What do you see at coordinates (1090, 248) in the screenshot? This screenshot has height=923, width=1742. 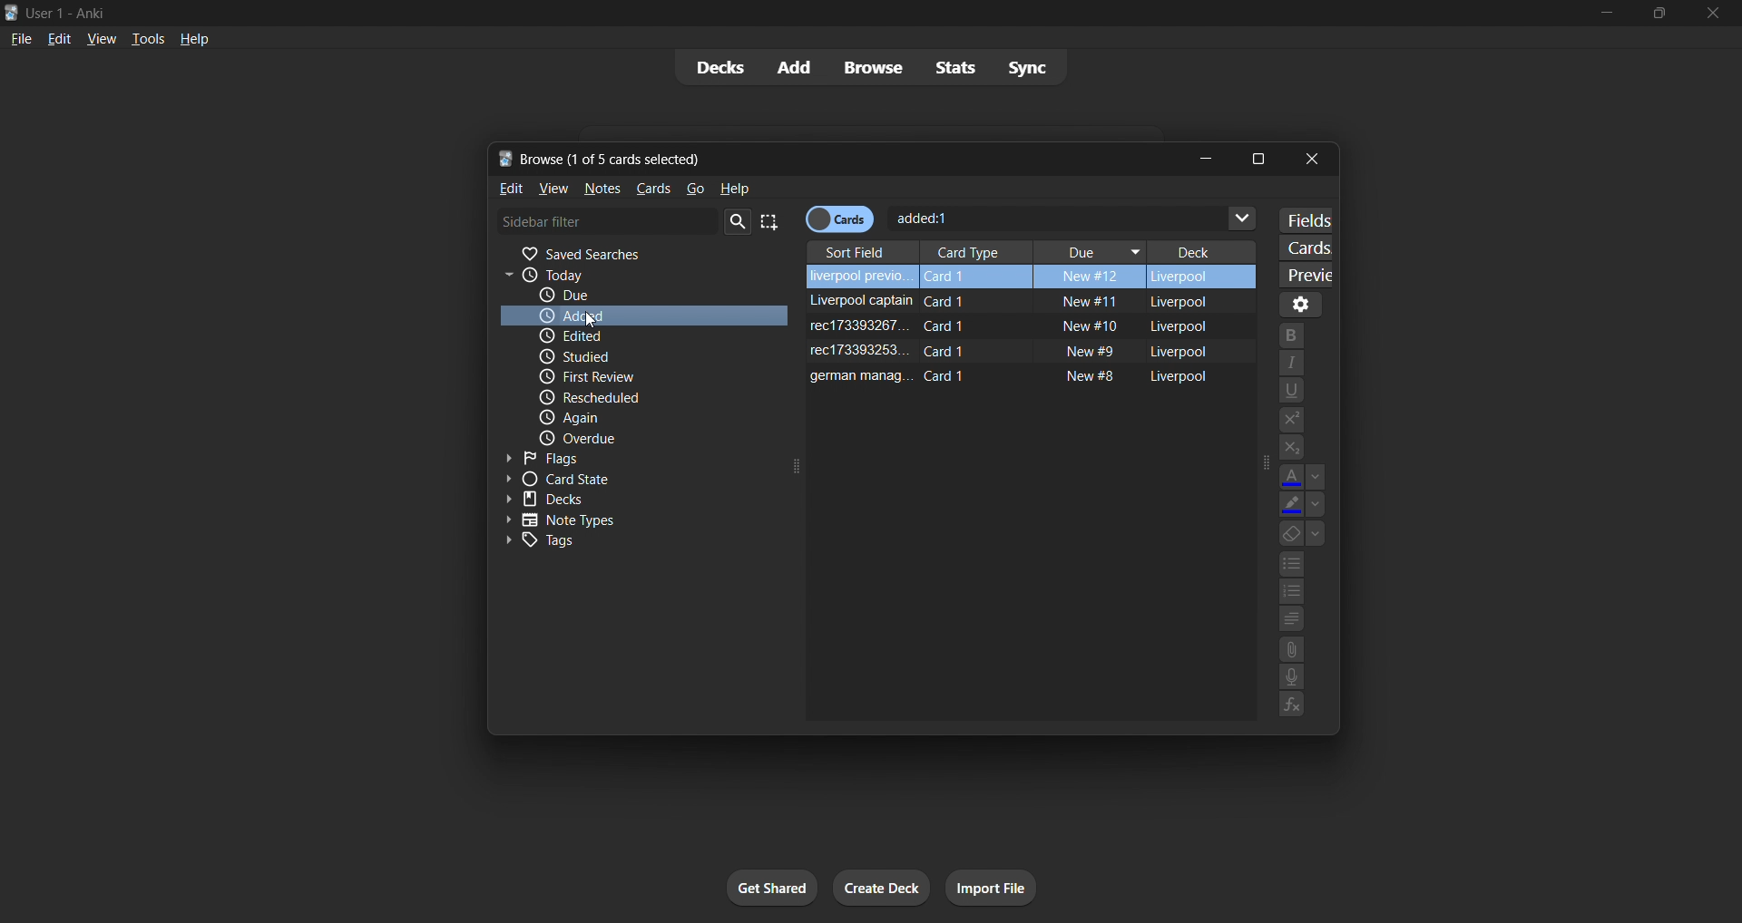 I see `due column` at bounding box center [1090, 248].